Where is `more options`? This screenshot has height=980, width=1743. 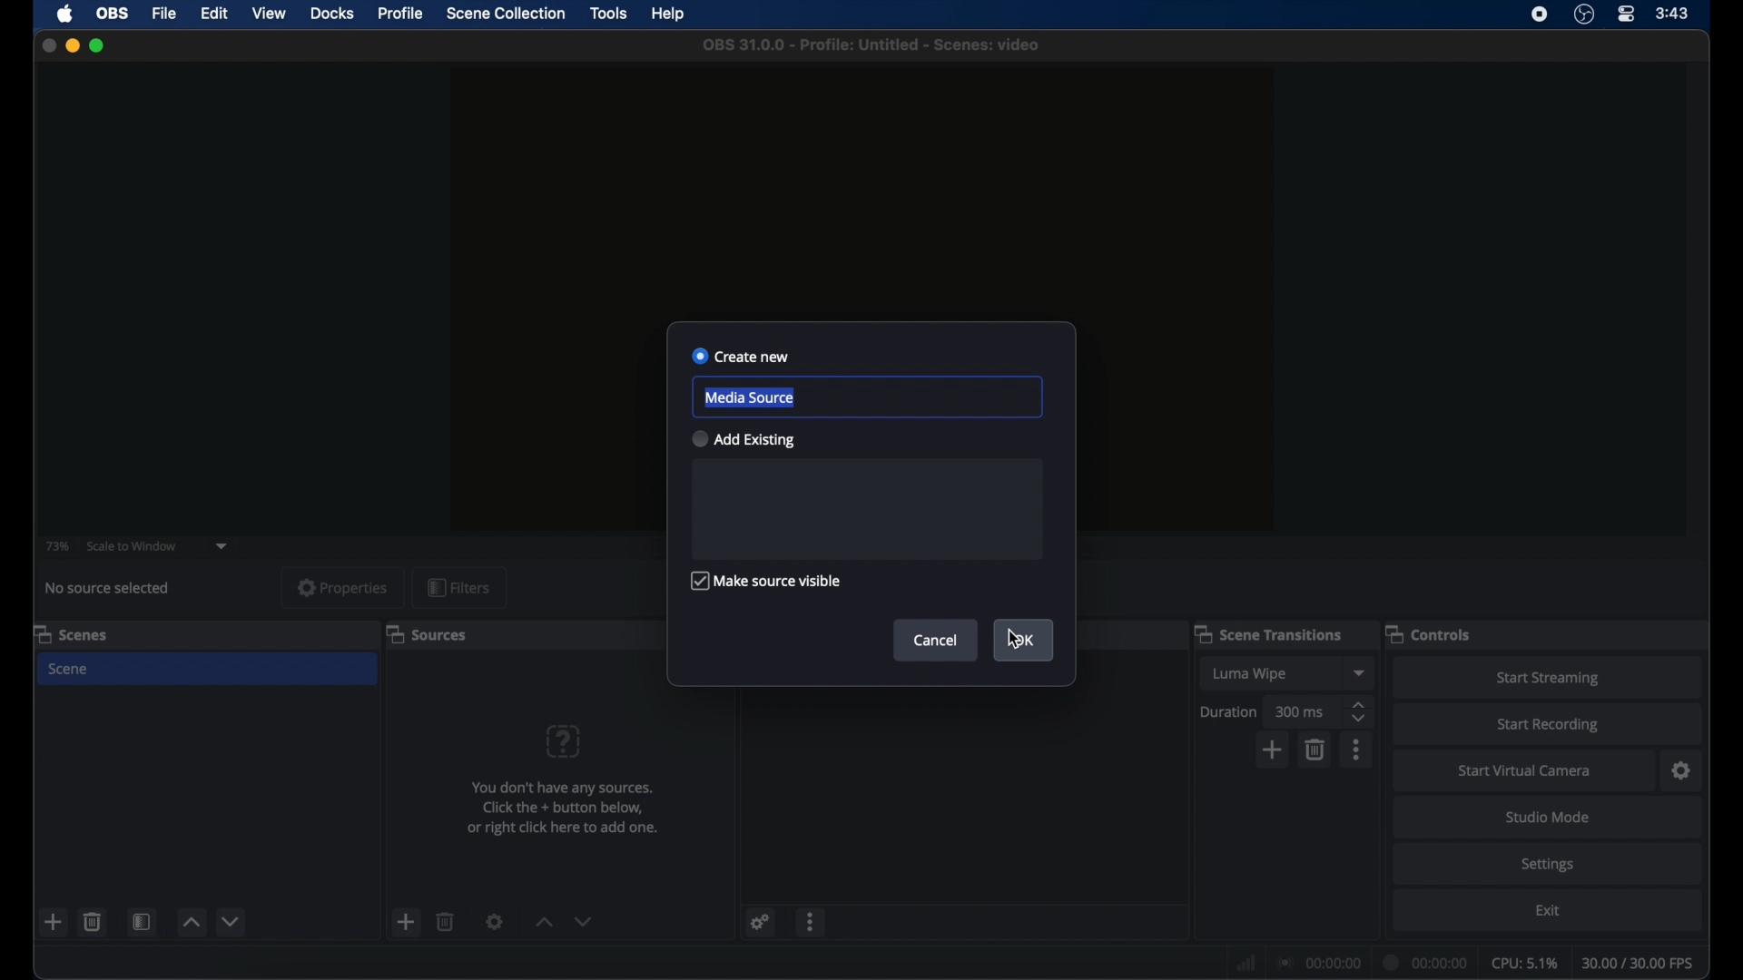 more options is located at coordinates (1357, 750).